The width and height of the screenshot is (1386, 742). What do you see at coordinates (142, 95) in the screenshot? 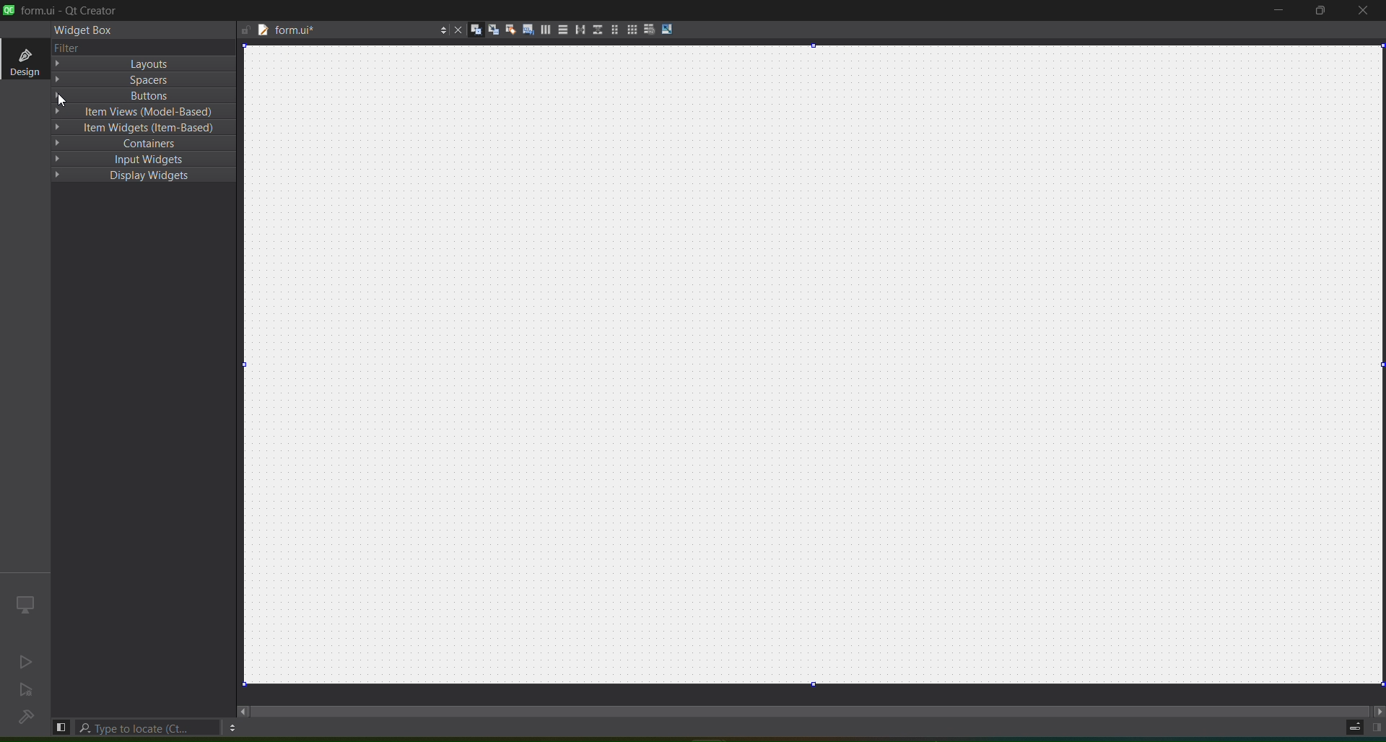
I see `Buttons` at bounding box center [142, 95].